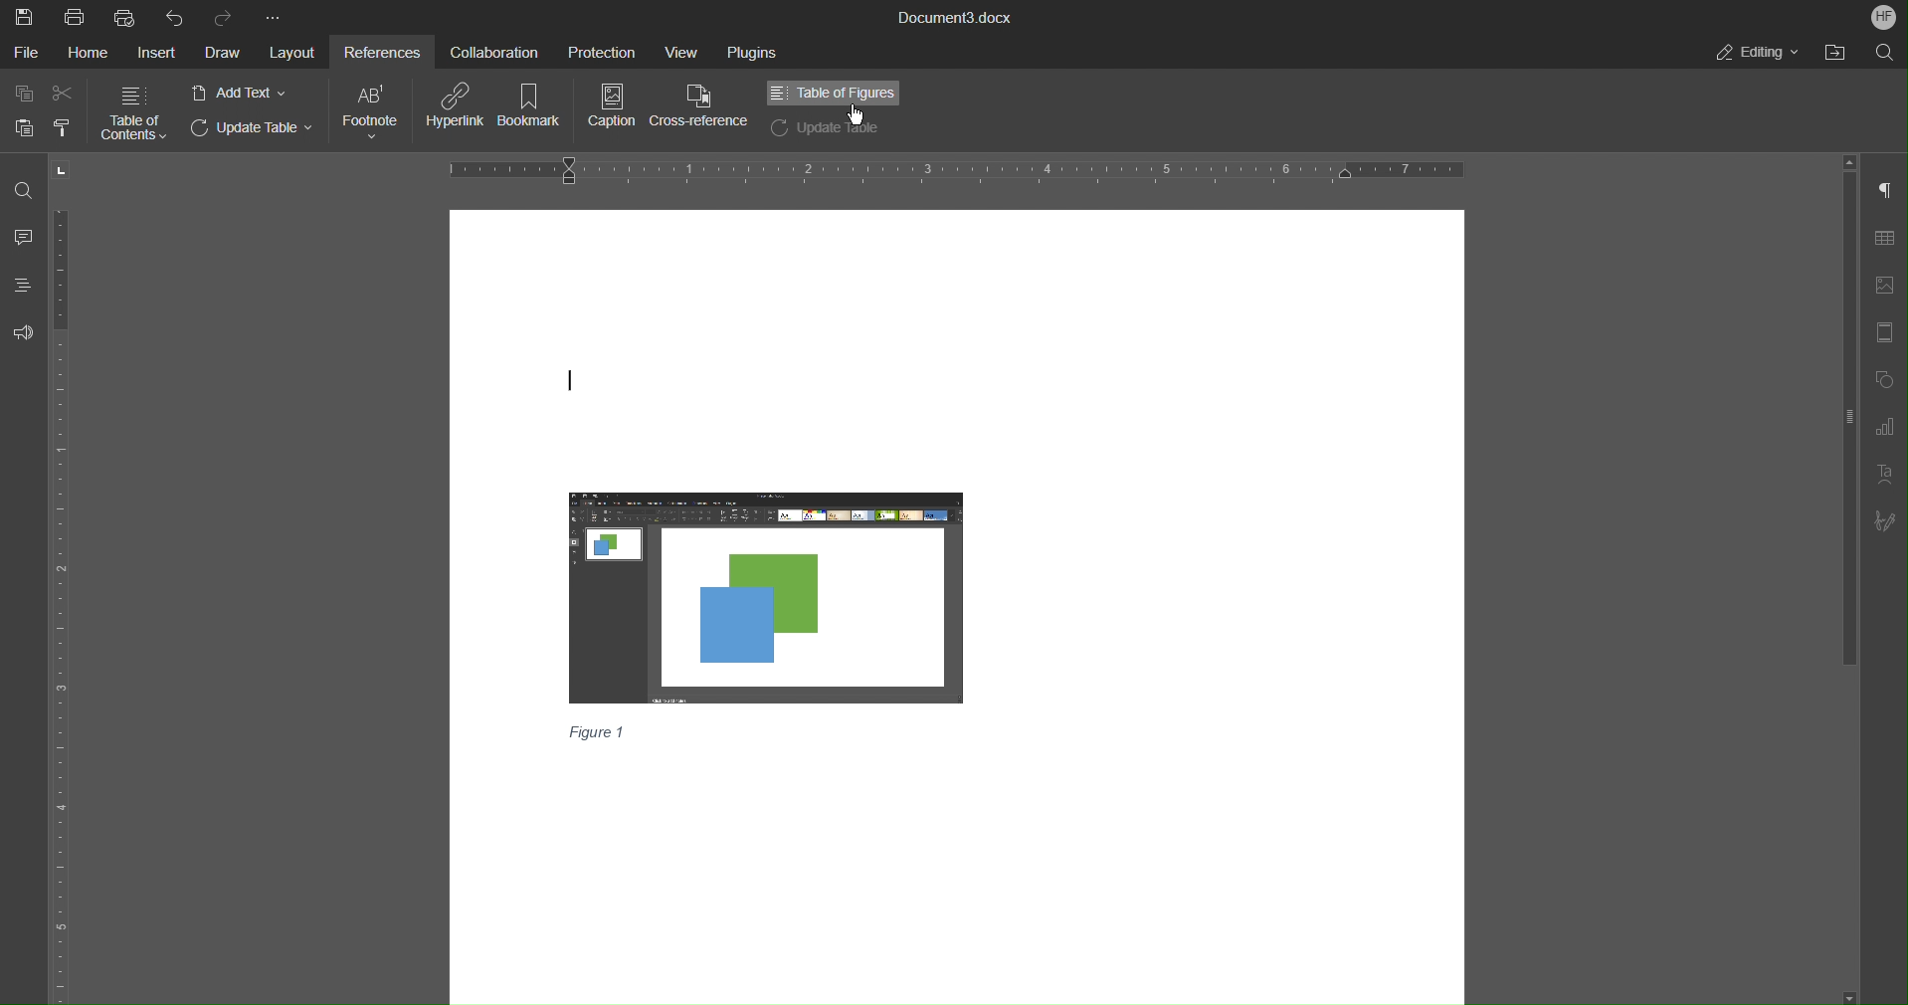 This screenshot has height=1005, width=1908. Describe the element at coordinates (76, 17) in the screenshot. I see `Print` at that location.